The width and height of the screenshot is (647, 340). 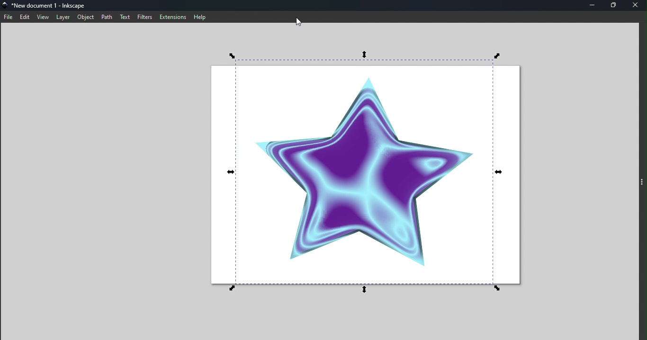 What do you see at coordinates (616, 7) in the screenshot?
I see `Maximize` at bounding box center [616, 7].